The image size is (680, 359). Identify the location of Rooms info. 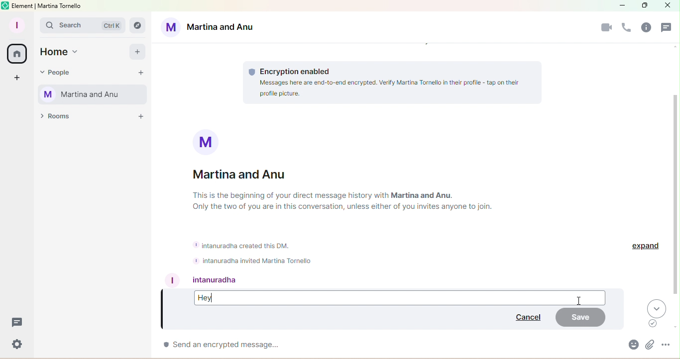
(648, 29).